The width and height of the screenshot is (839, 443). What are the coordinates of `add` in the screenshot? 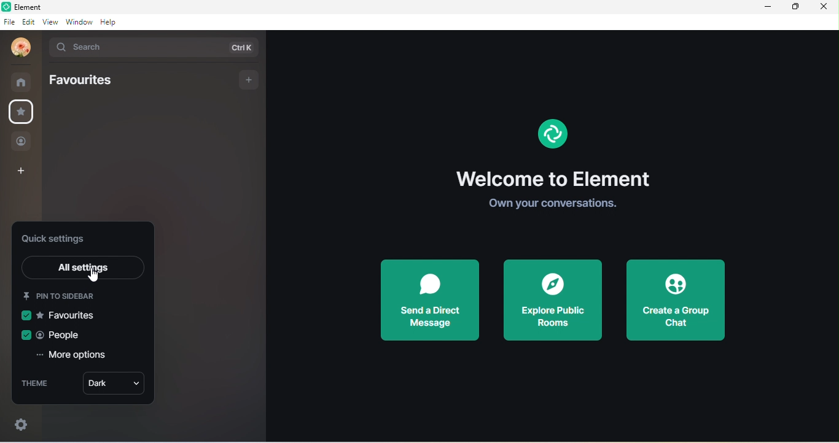 It's located at (248, 79).